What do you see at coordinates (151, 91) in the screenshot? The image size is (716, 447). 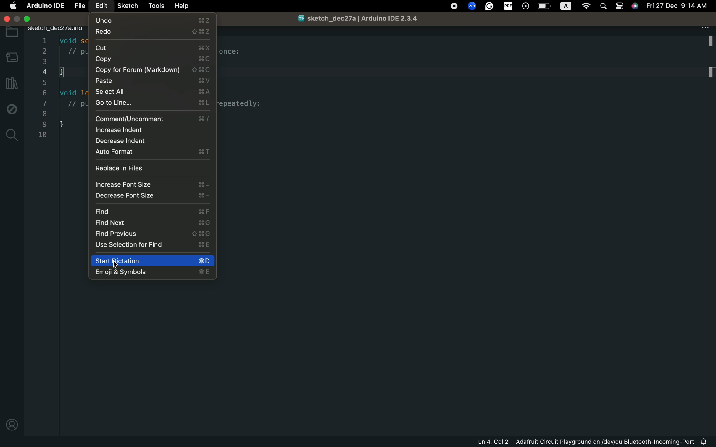 I see `select all` at bounding box center [151, 91].